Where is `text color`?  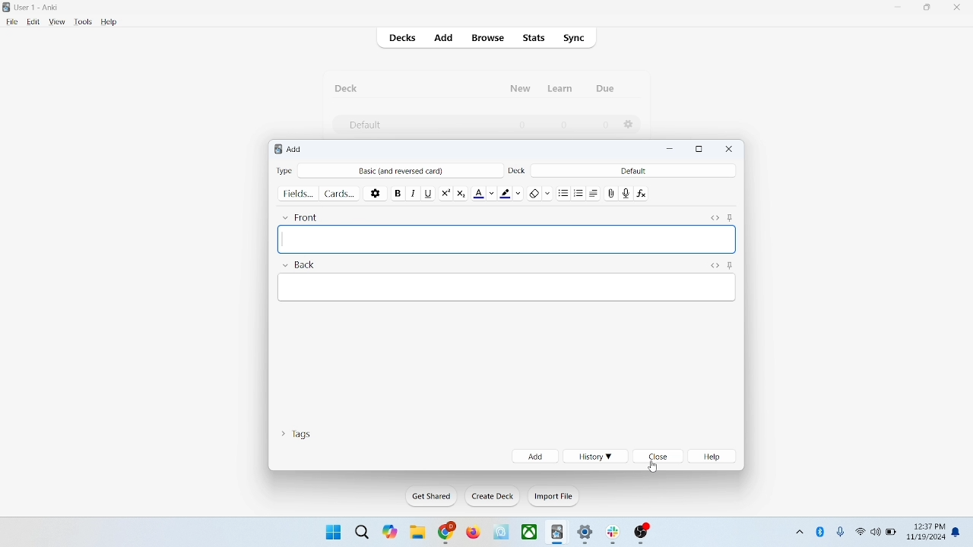 text color is located at coordinates (486, 192).